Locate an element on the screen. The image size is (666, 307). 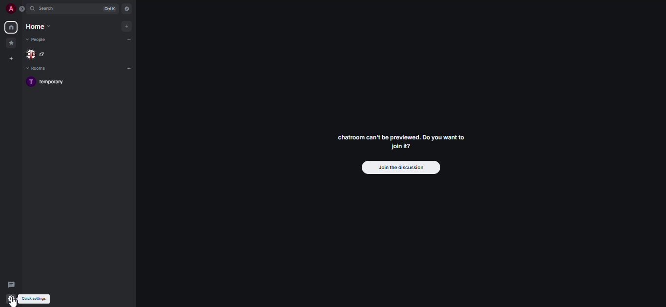
favorites is located at coordinates (11, 42).